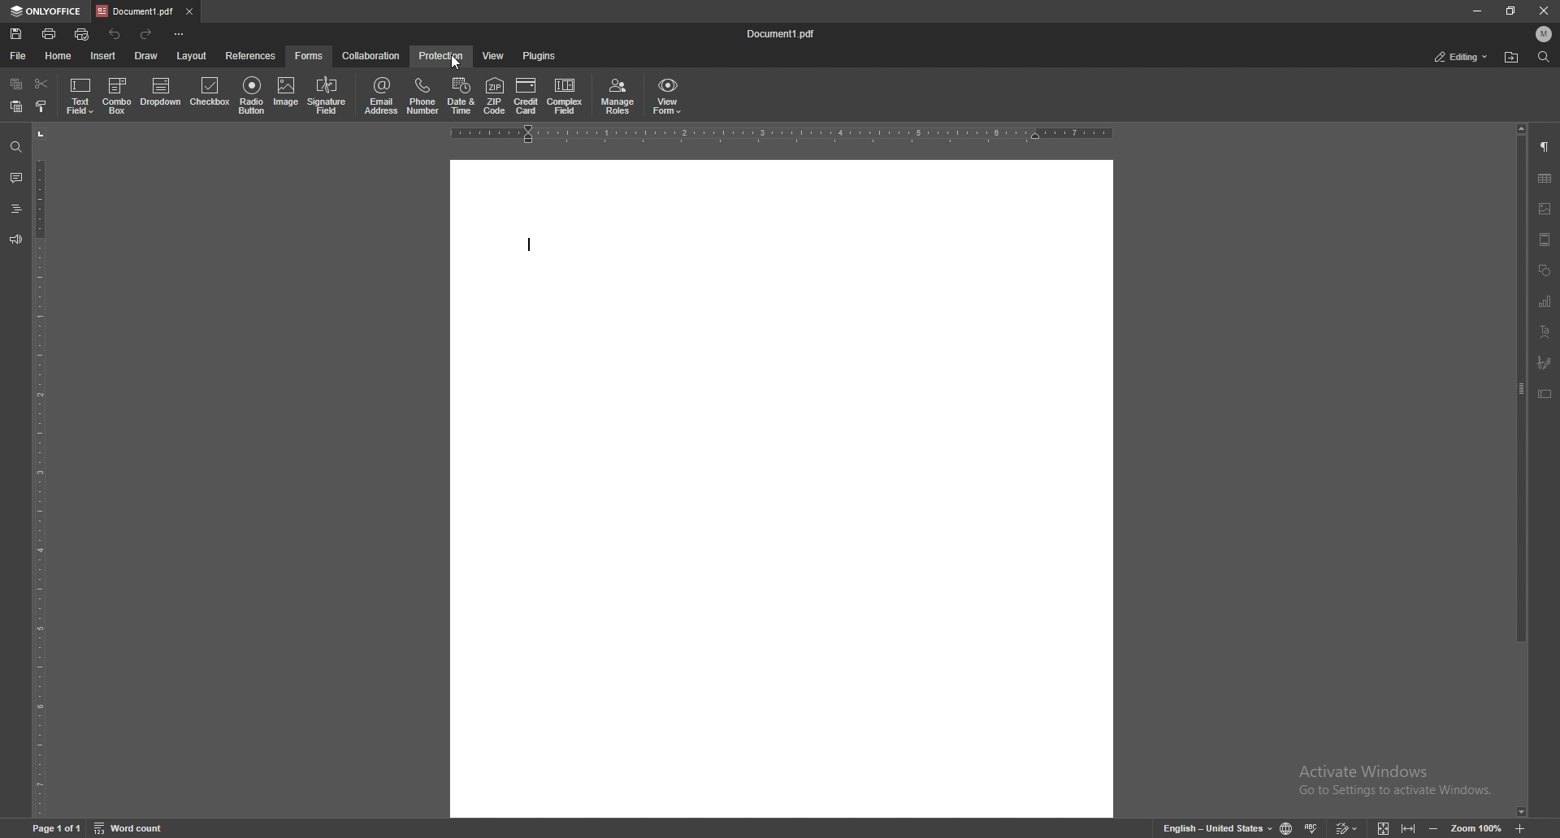 The height and width of the screenshot is (838, 1560). What do you see at coordinates (310, 56) in the screenshot?
I see `forms` at bounding box center [310, 56].